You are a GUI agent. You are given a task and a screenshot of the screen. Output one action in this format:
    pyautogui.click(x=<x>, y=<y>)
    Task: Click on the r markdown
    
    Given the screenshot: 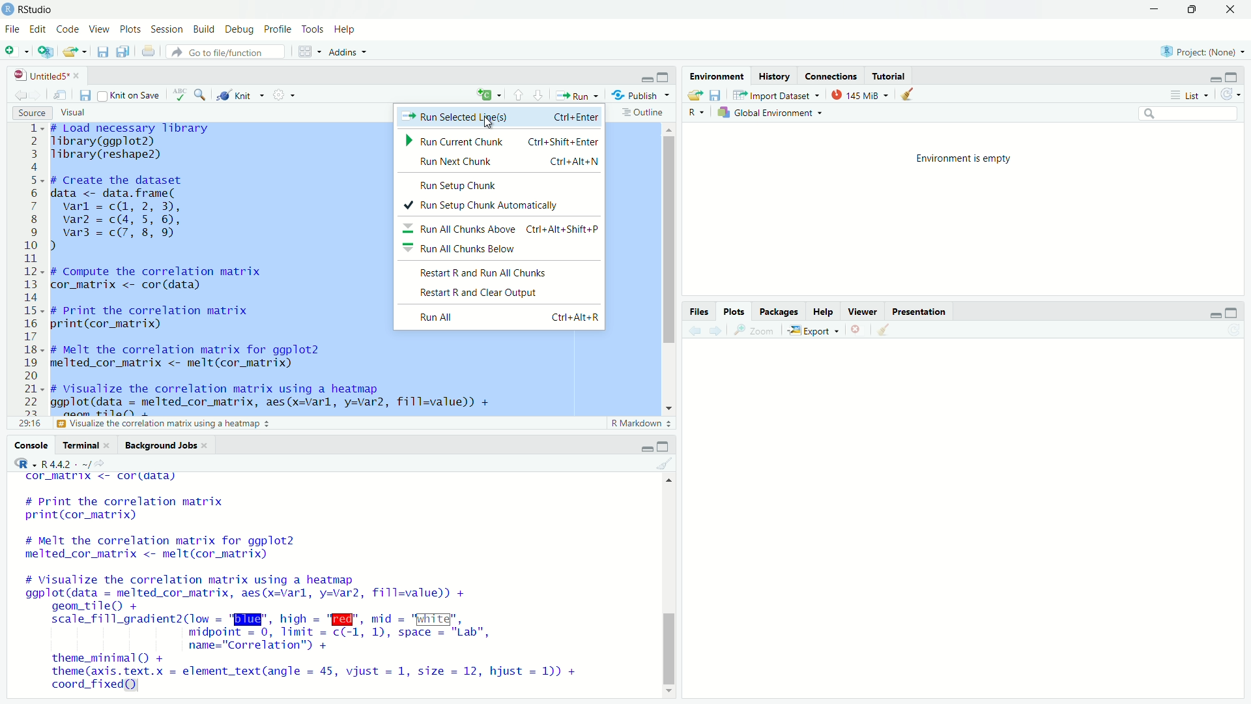 What is the action you would take?
    pyautogui.click(x=642, y=424)
    